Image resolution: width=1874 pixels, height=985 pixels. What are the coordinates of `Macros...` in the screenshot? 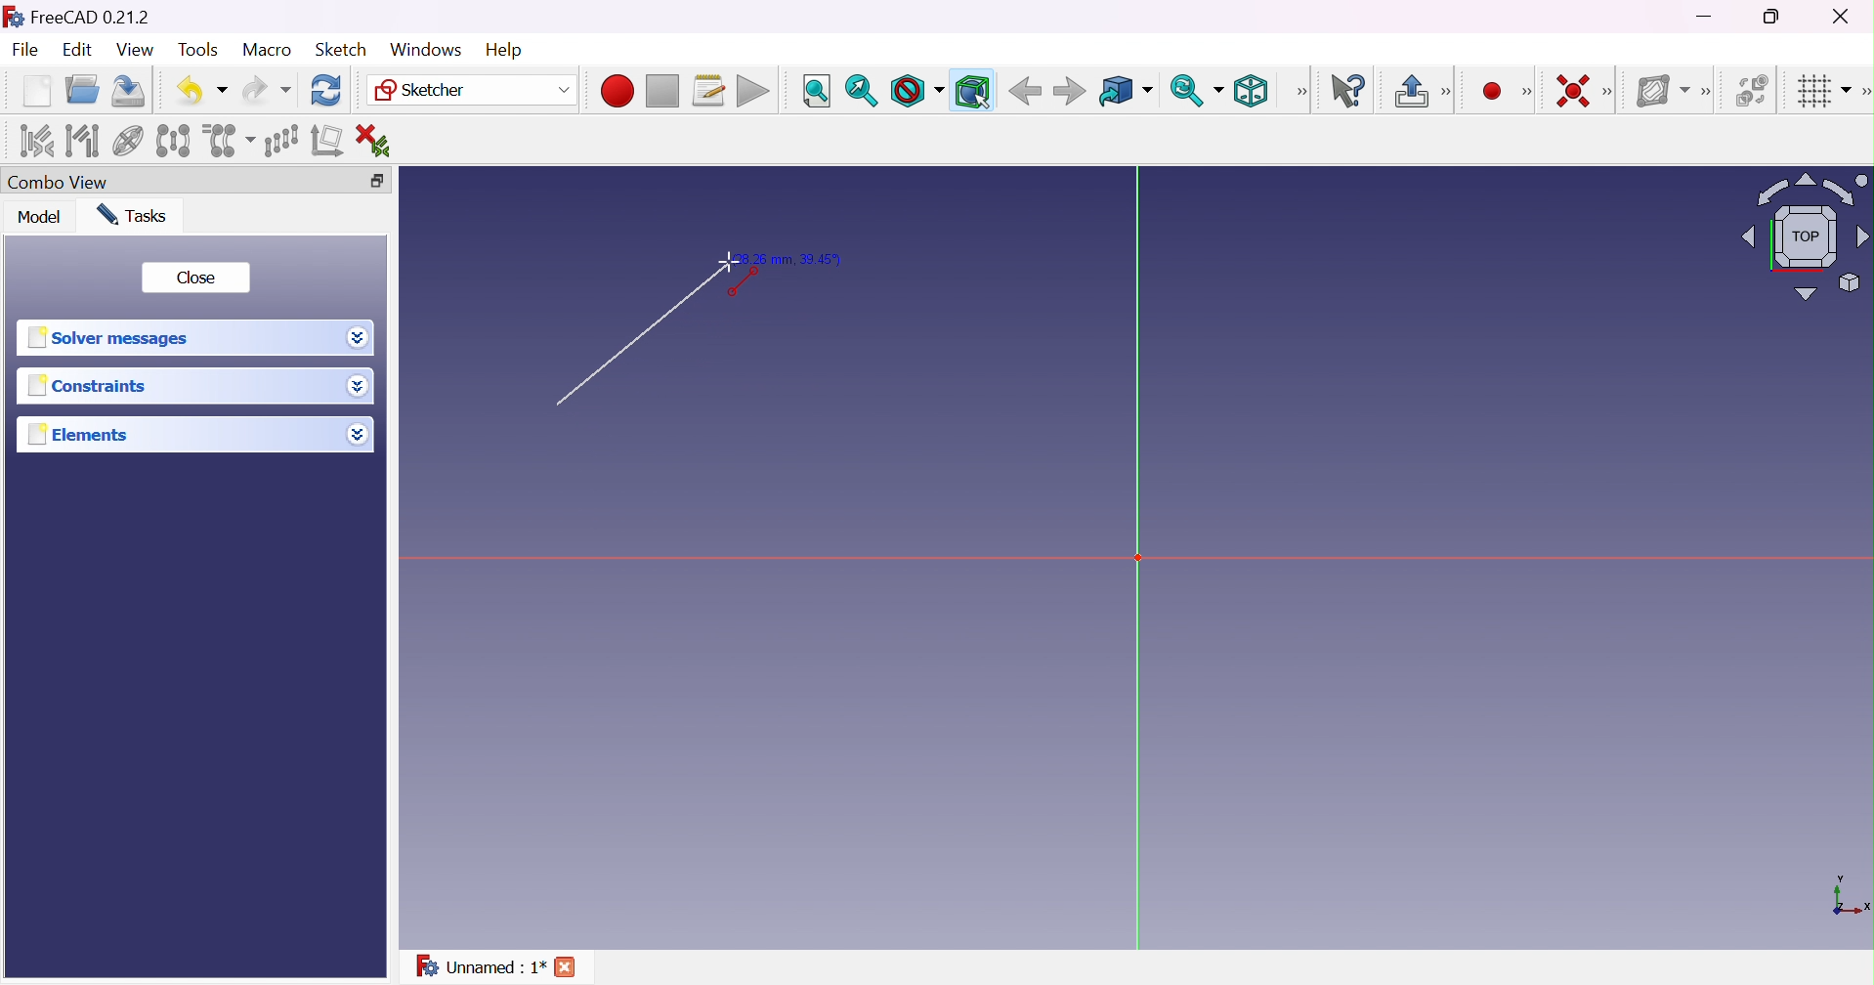 It's located at (709, 91).